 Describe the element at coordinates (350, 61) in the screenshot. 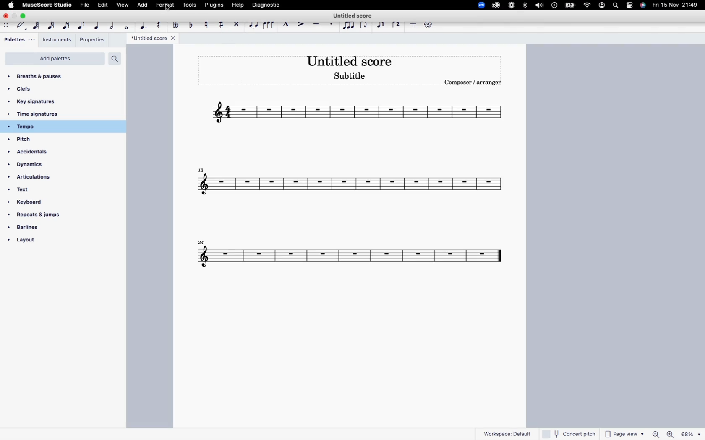

I see `score title` at that location.